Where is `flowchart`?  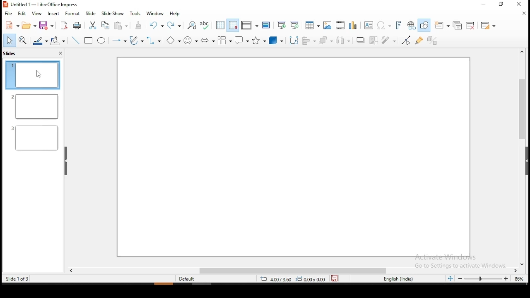
flowchart is located at coordinates (225, 41).